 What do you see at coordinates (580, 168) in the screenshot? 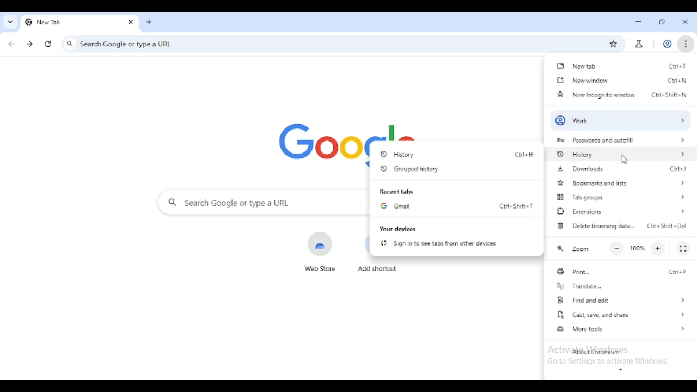
I see `downloads` at bounding box center [580, 168].